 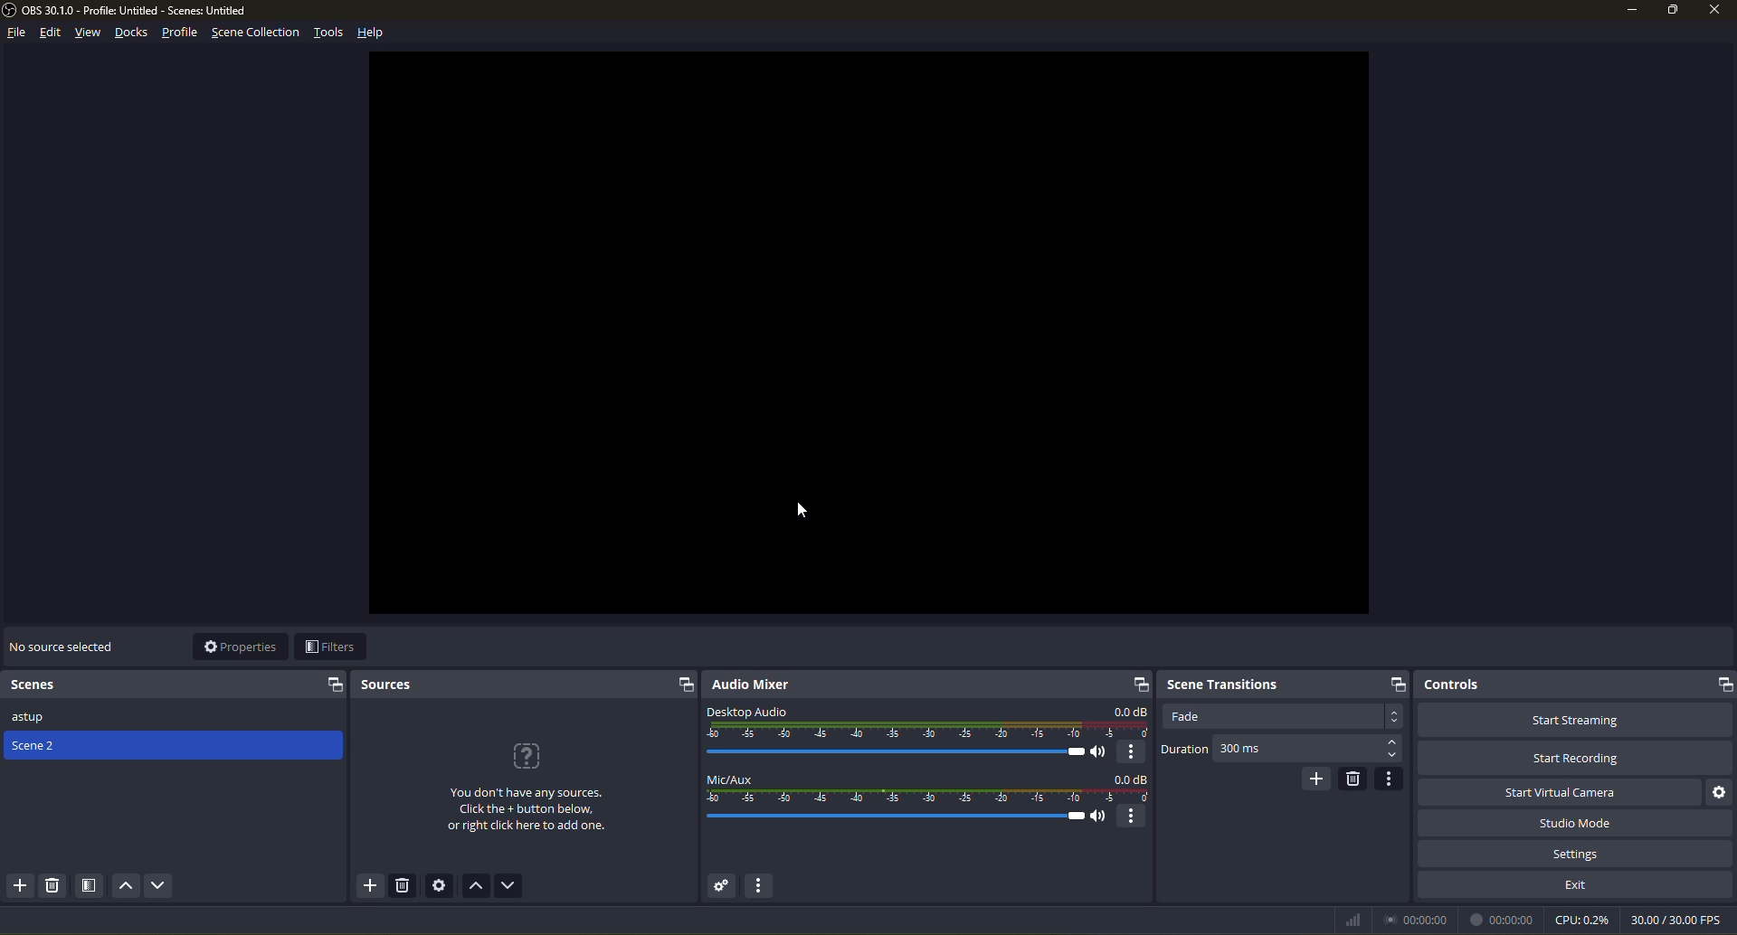 What do you see at coordinates (1319, 779) in the screenshot?
I see `add configurable transition` at bounding box center [1319, 779].